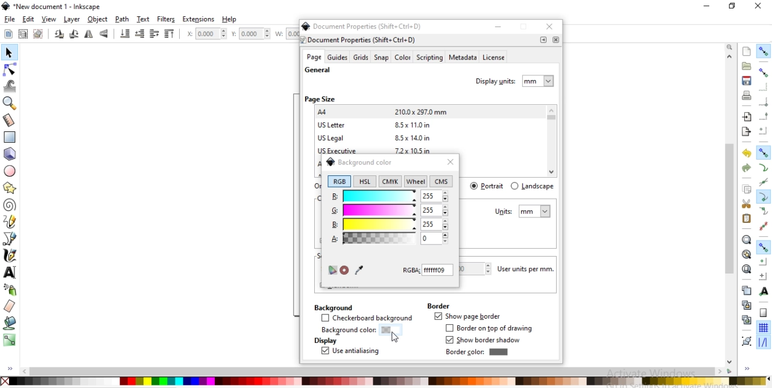 This screenshot has width=772, height=388. What do you see at coordinates (763, 328) in the screenshot?
I see `snap to grid` at bounding box center [763, 328].